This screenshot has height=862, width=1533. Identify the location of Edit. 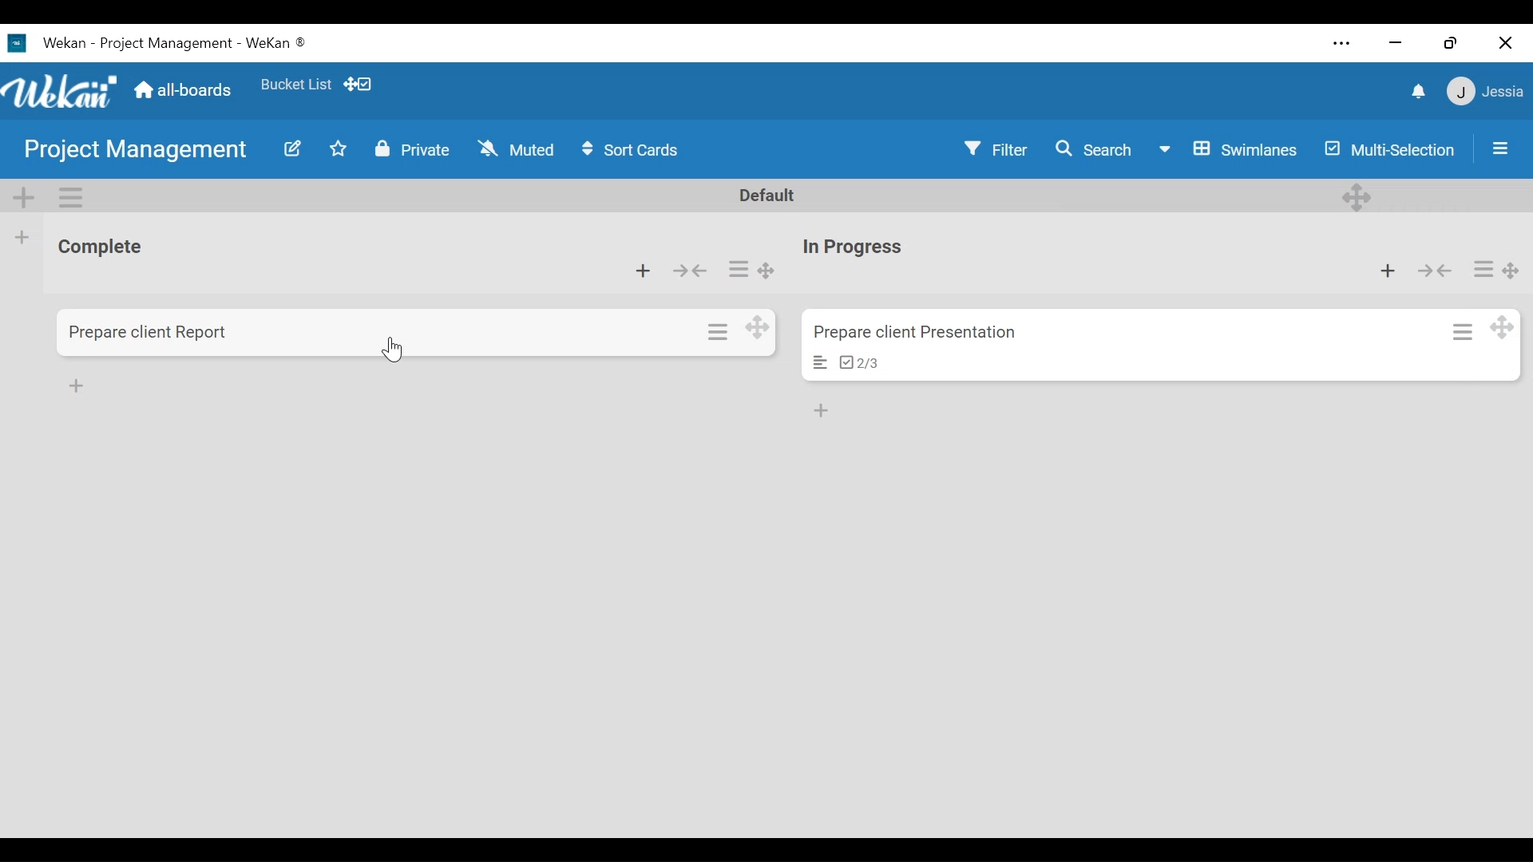
(294, 150).